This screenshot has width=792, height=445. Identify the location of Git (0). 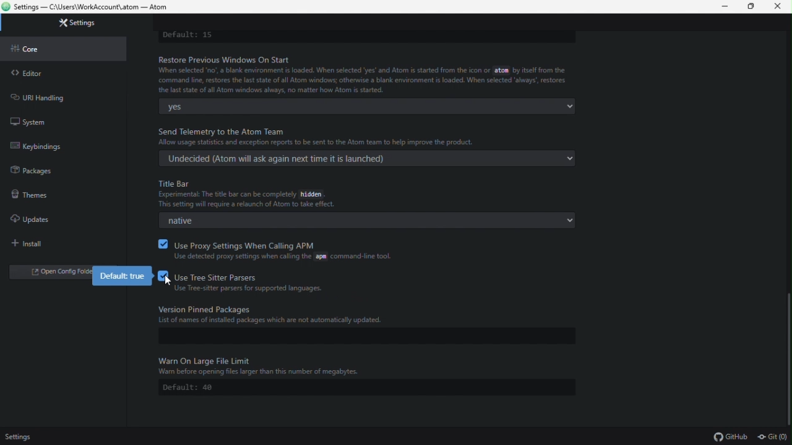
(770, 437).